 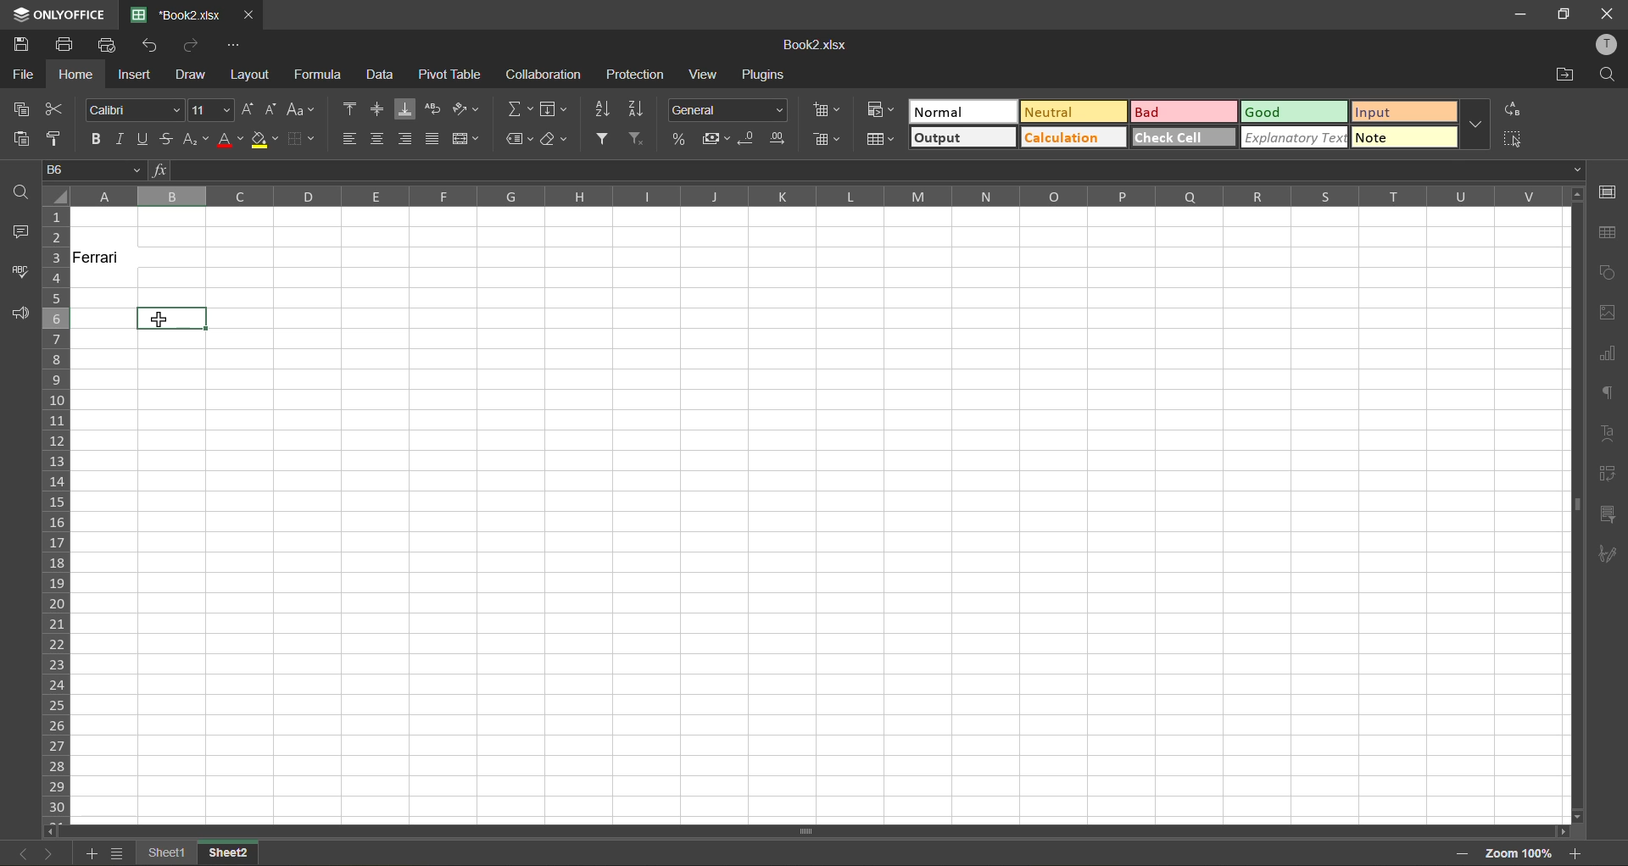 What do you see at coordinates (1607, 518) in the screenshot?
I see `slicer` at bounding box center [1607, 518].